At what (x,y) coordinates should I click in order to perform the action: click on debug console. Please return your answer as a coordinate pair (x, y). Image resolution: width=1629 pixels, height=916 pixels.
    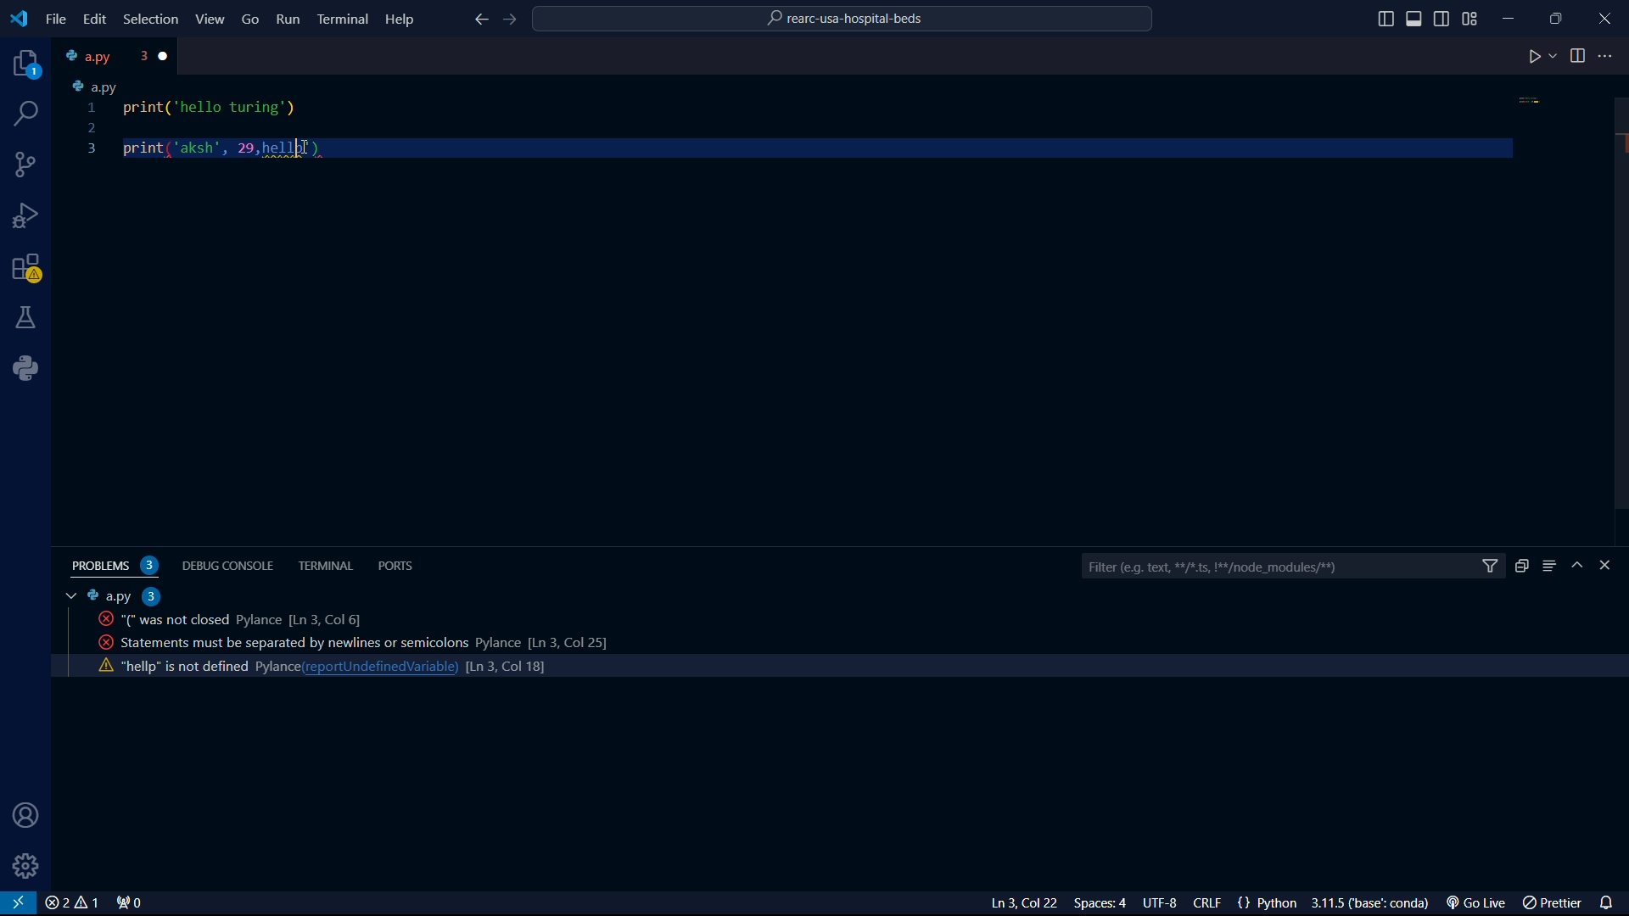
    Looking at the image, I should click on (231, 564).